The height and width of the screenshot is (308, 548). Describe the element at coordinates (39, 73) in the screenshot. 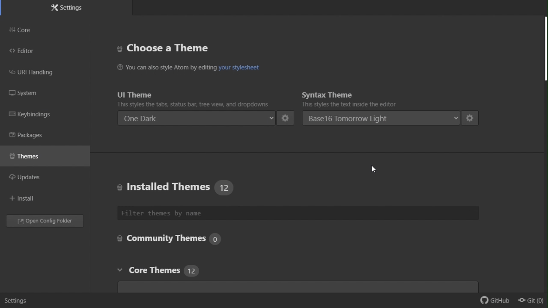

I see `URI handling` at that location.